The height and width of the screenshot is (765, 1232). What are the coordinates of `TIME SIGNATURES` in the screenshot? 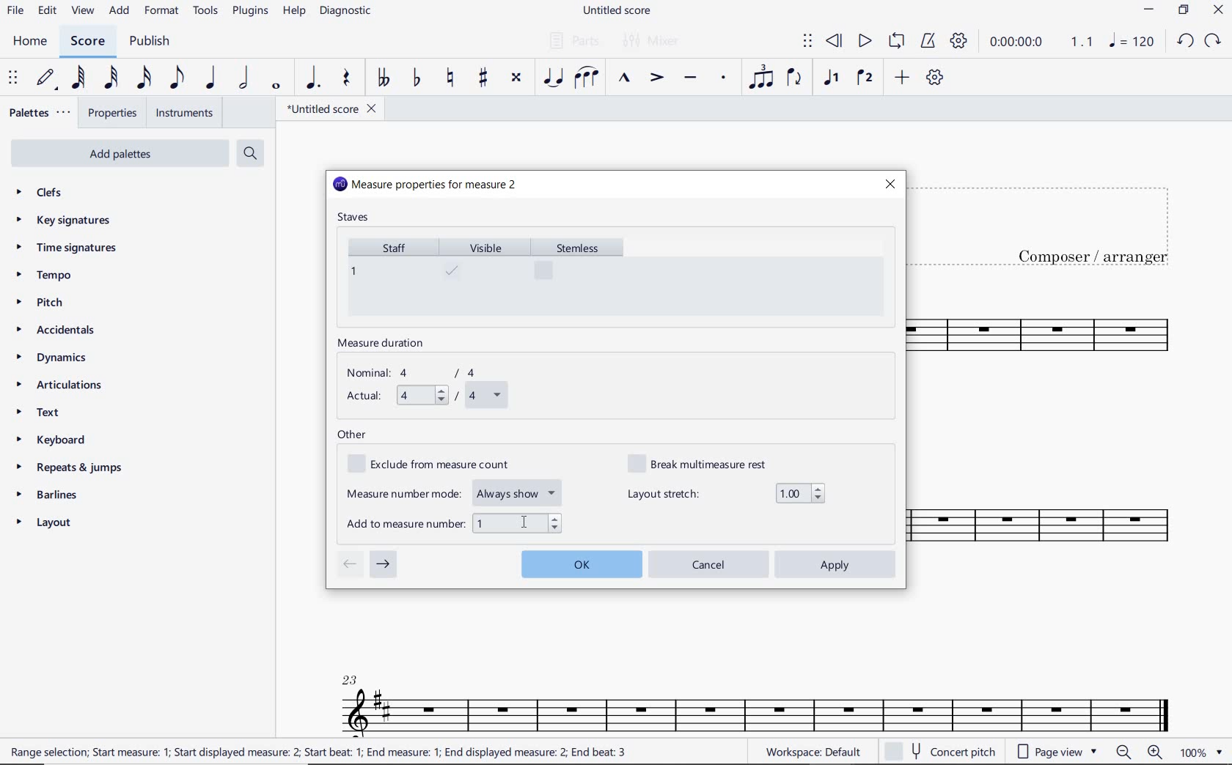 It's located at (68, 248).